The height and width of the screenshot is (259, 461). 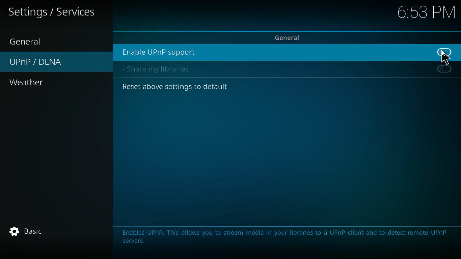 I want to click on general , so click(x=289, y=37).